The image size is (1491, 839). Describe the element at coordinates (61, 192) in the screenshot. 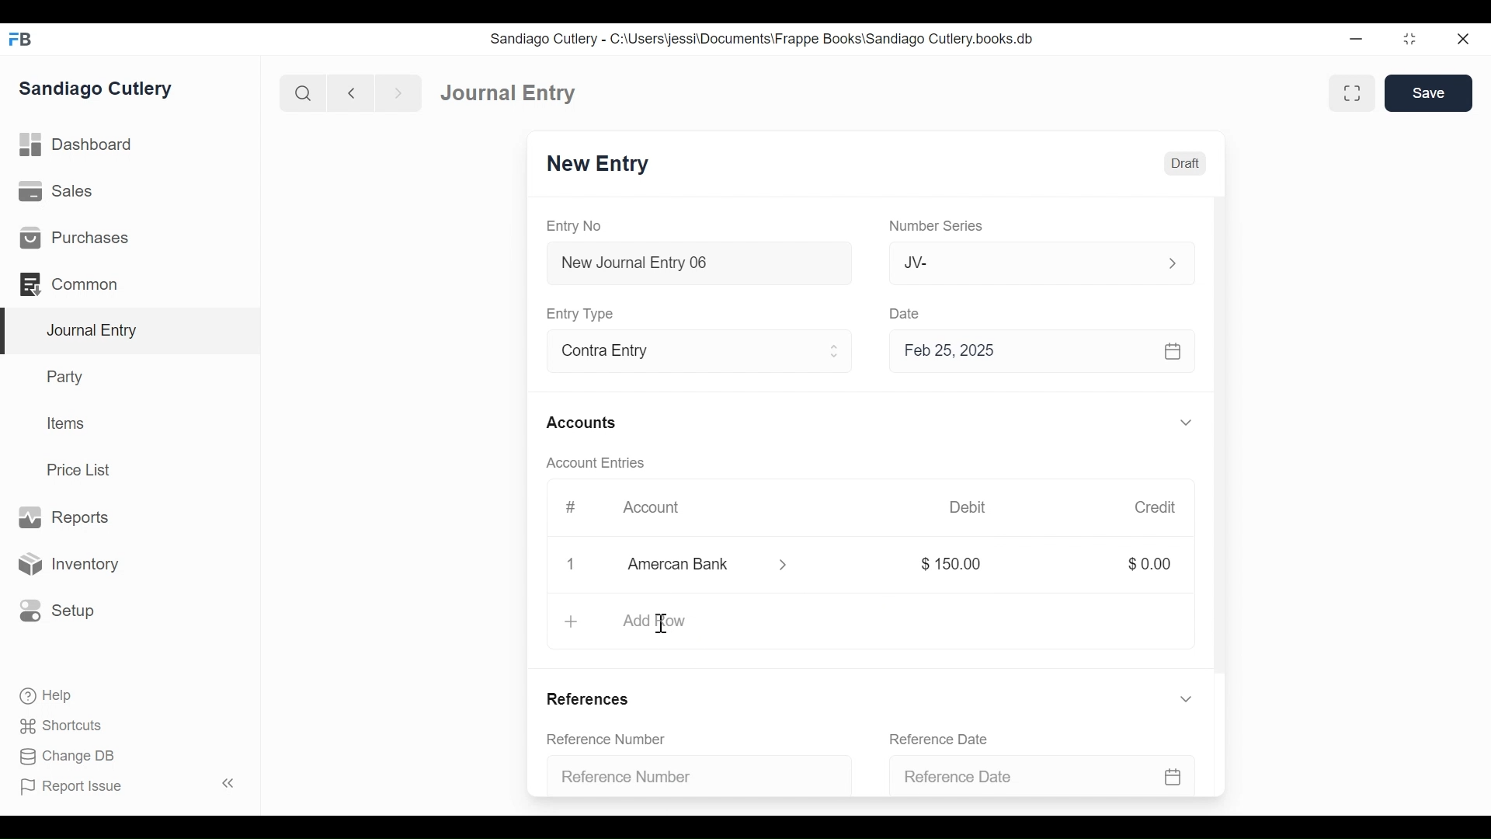

I see `Sales` at that location.